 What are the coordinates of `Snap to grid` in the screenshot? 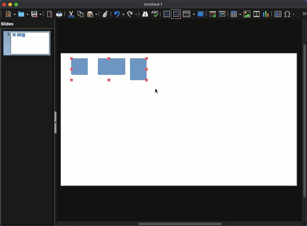 It's located at (176, 14).